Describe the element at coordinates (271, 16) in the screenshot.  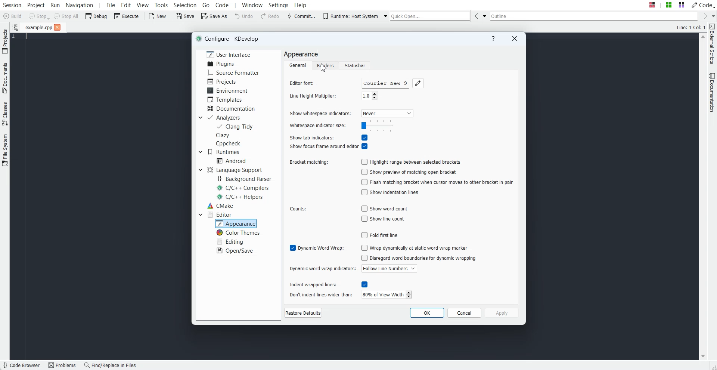
I see `Redo` at that location.